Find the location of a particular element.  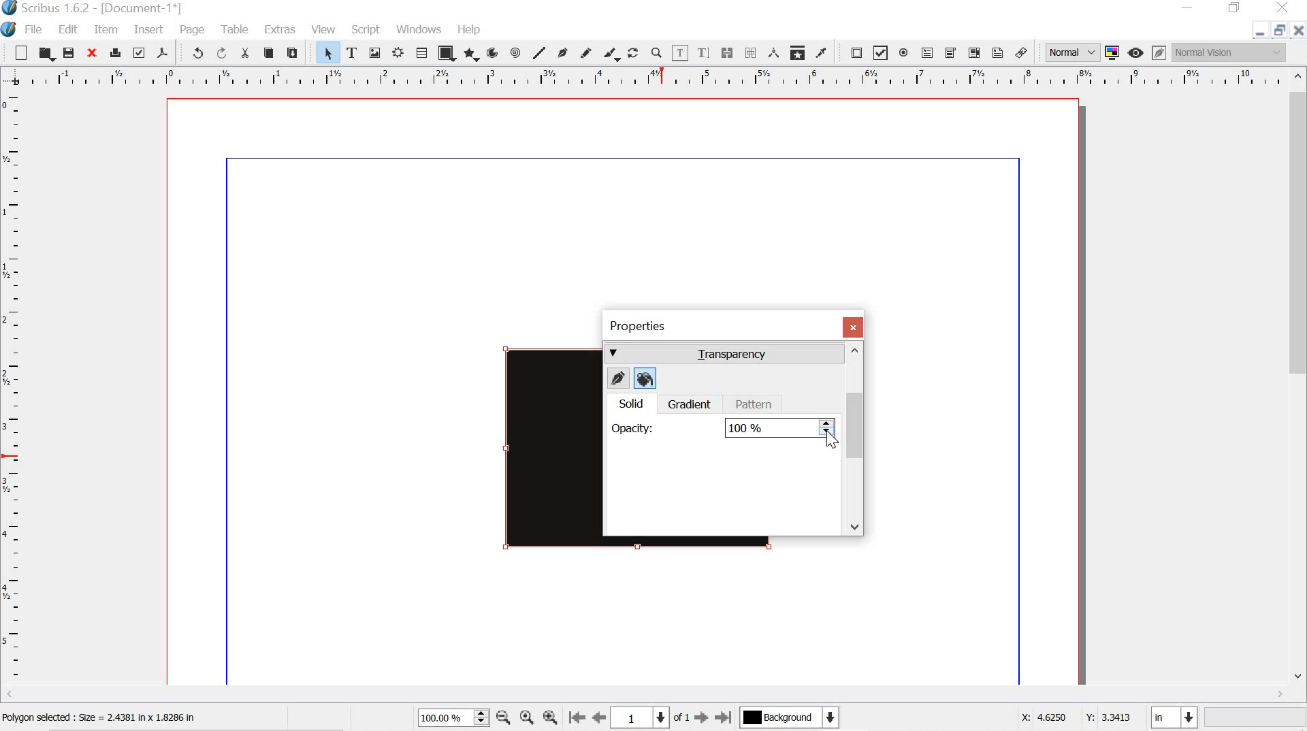

go to first page is located at coordinates (576, 719).